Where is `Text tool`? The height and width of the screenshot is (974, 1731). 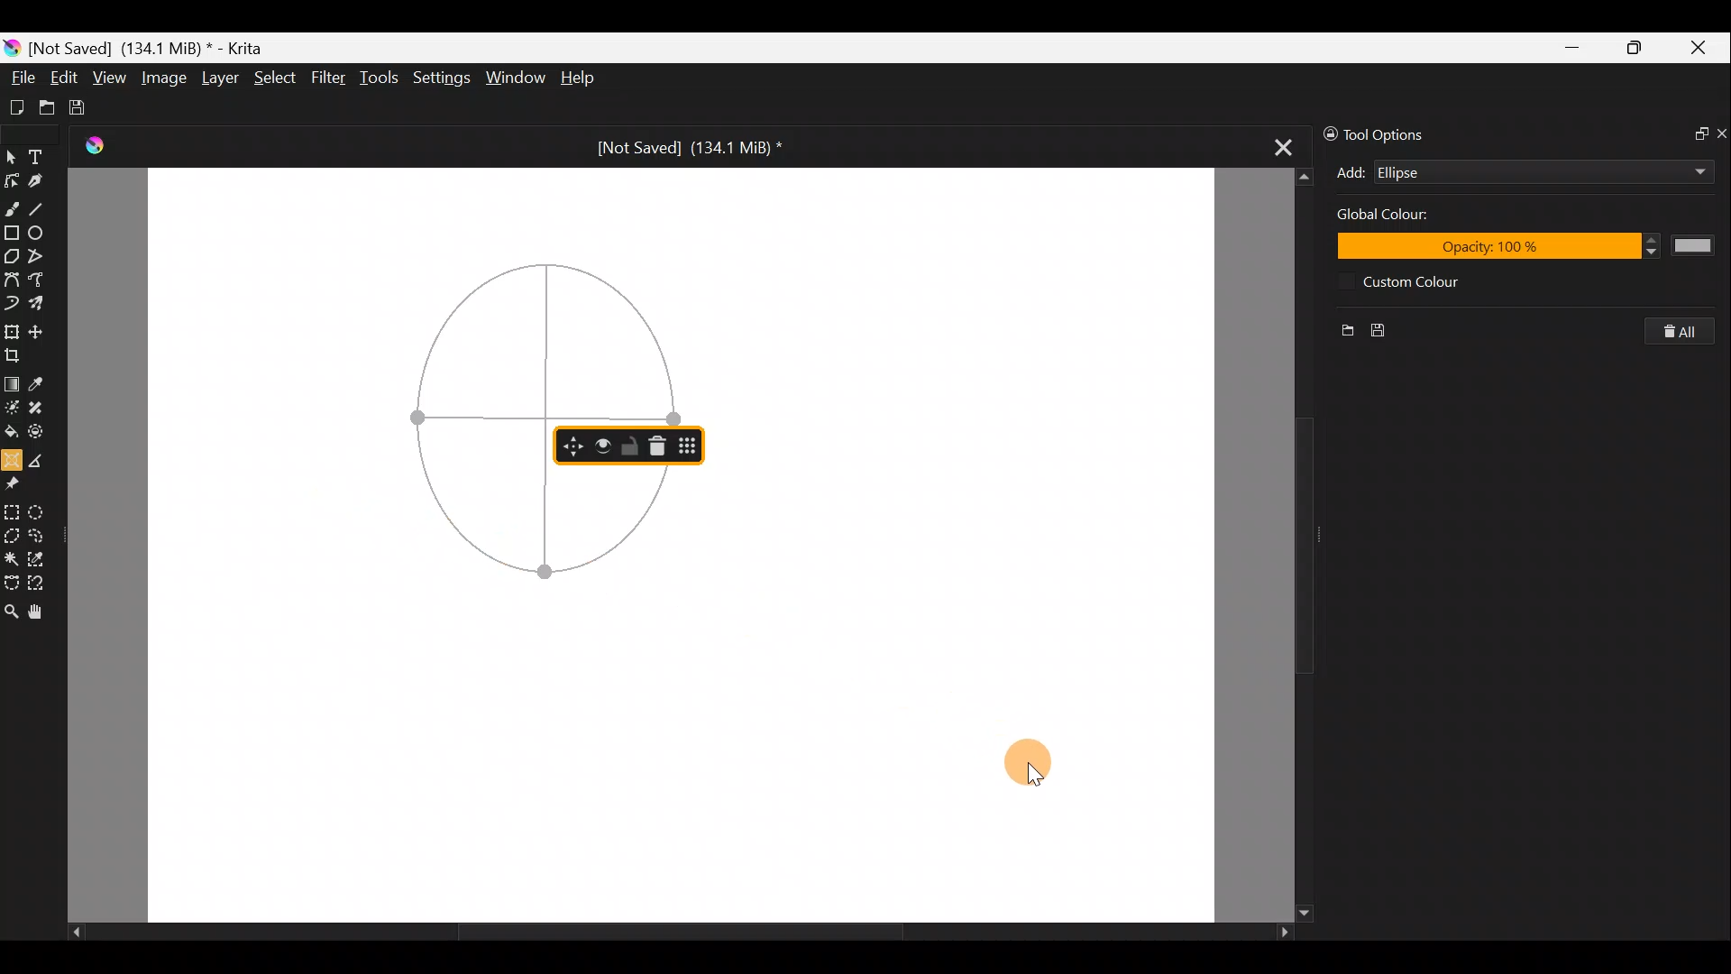 Text tool is located at coordinates (40, 153).